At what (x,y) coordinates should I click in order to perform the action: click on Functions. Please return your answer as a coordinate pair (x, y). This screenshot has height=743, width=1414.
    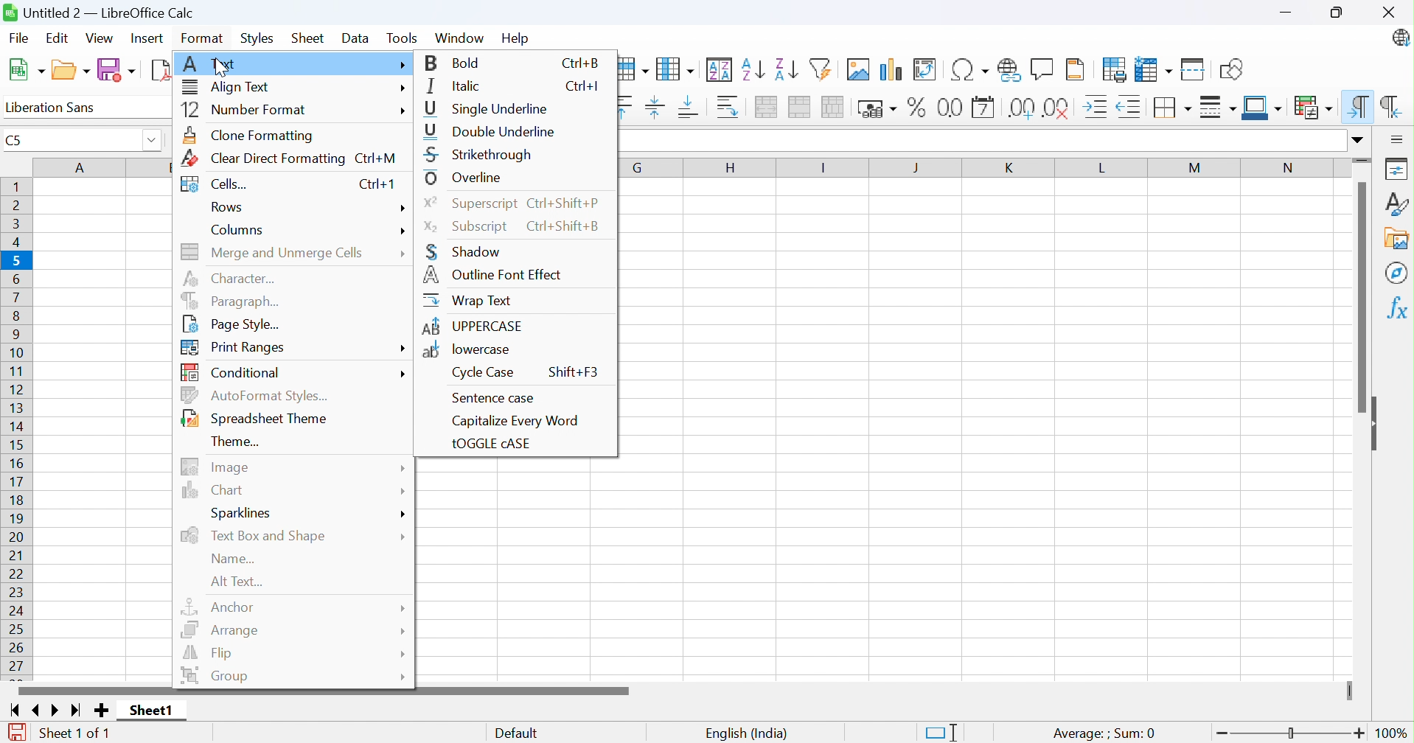
    Looking at the image, I should click on (1398, 306).